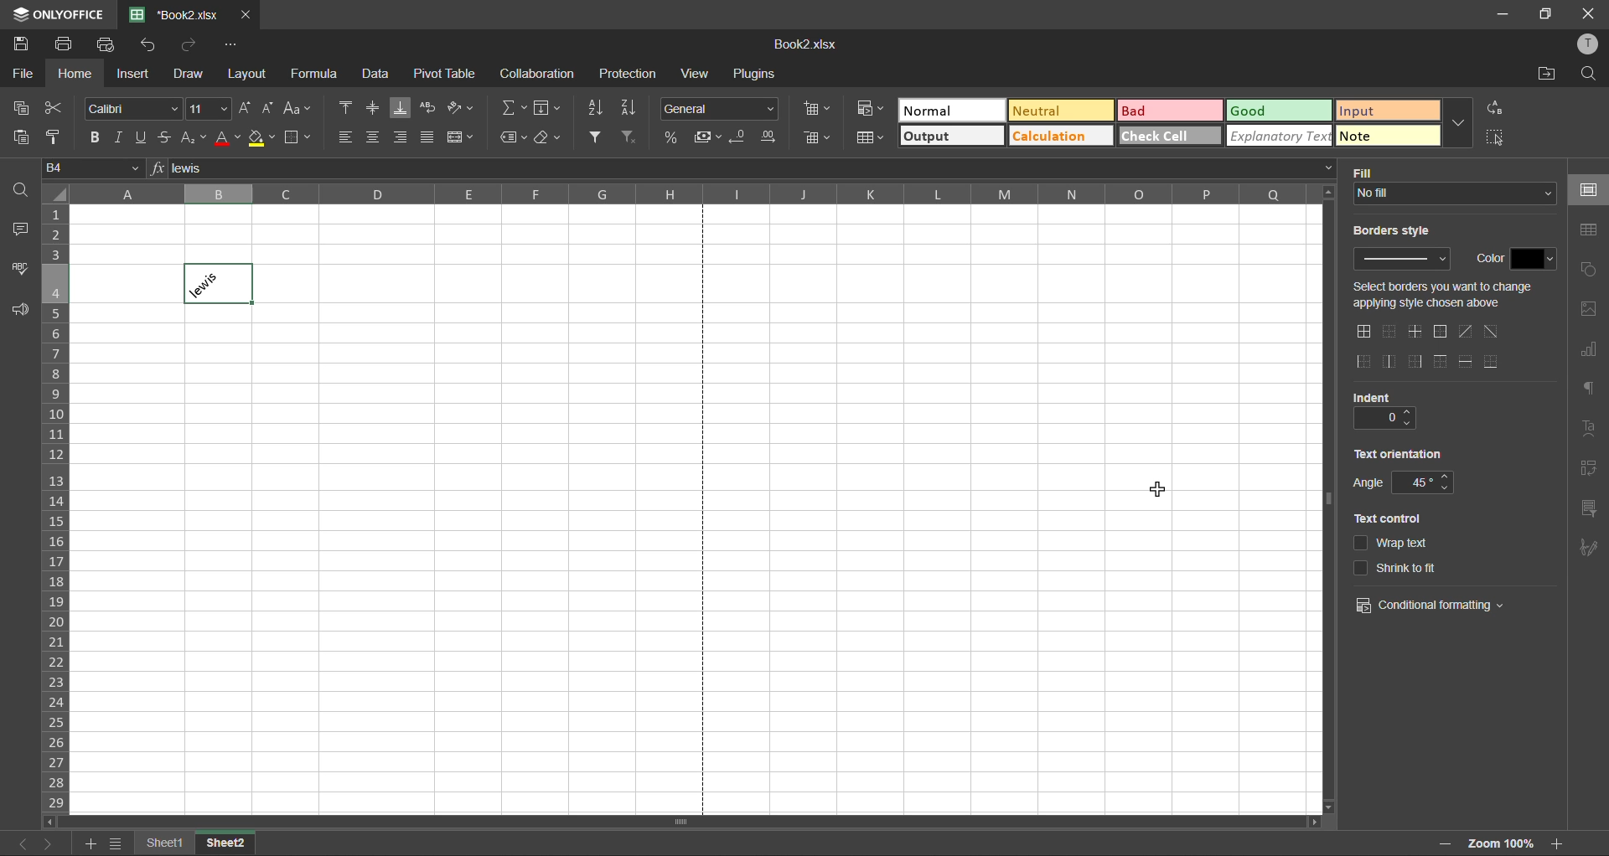 This screenshot has height=856, width=1609. I want to click on align left, so click(349, 136).